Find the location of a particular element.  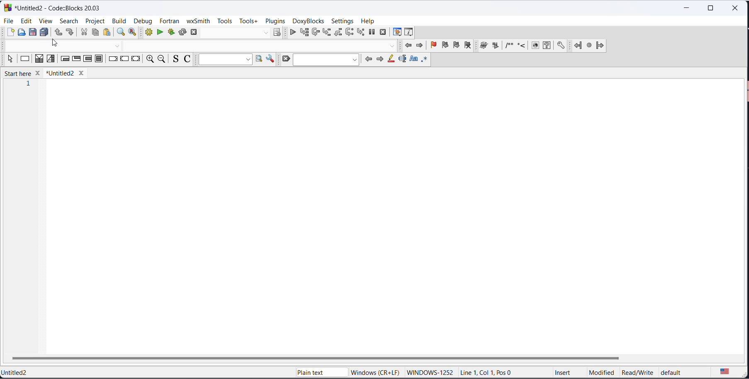

counting loop is located at coordinates (88, 59).